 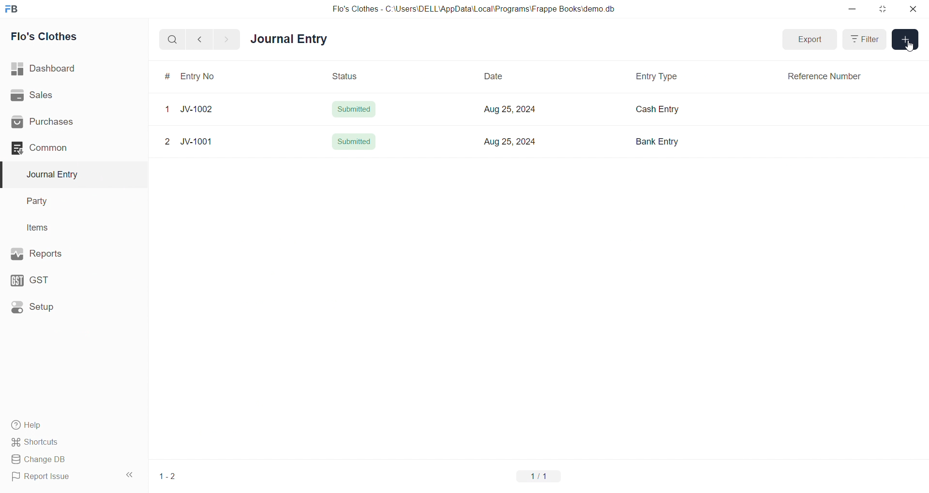 What do you see at coordinates (354, 109) in the screenshot?
I see `Submitted` at bounding box center [354, 109].